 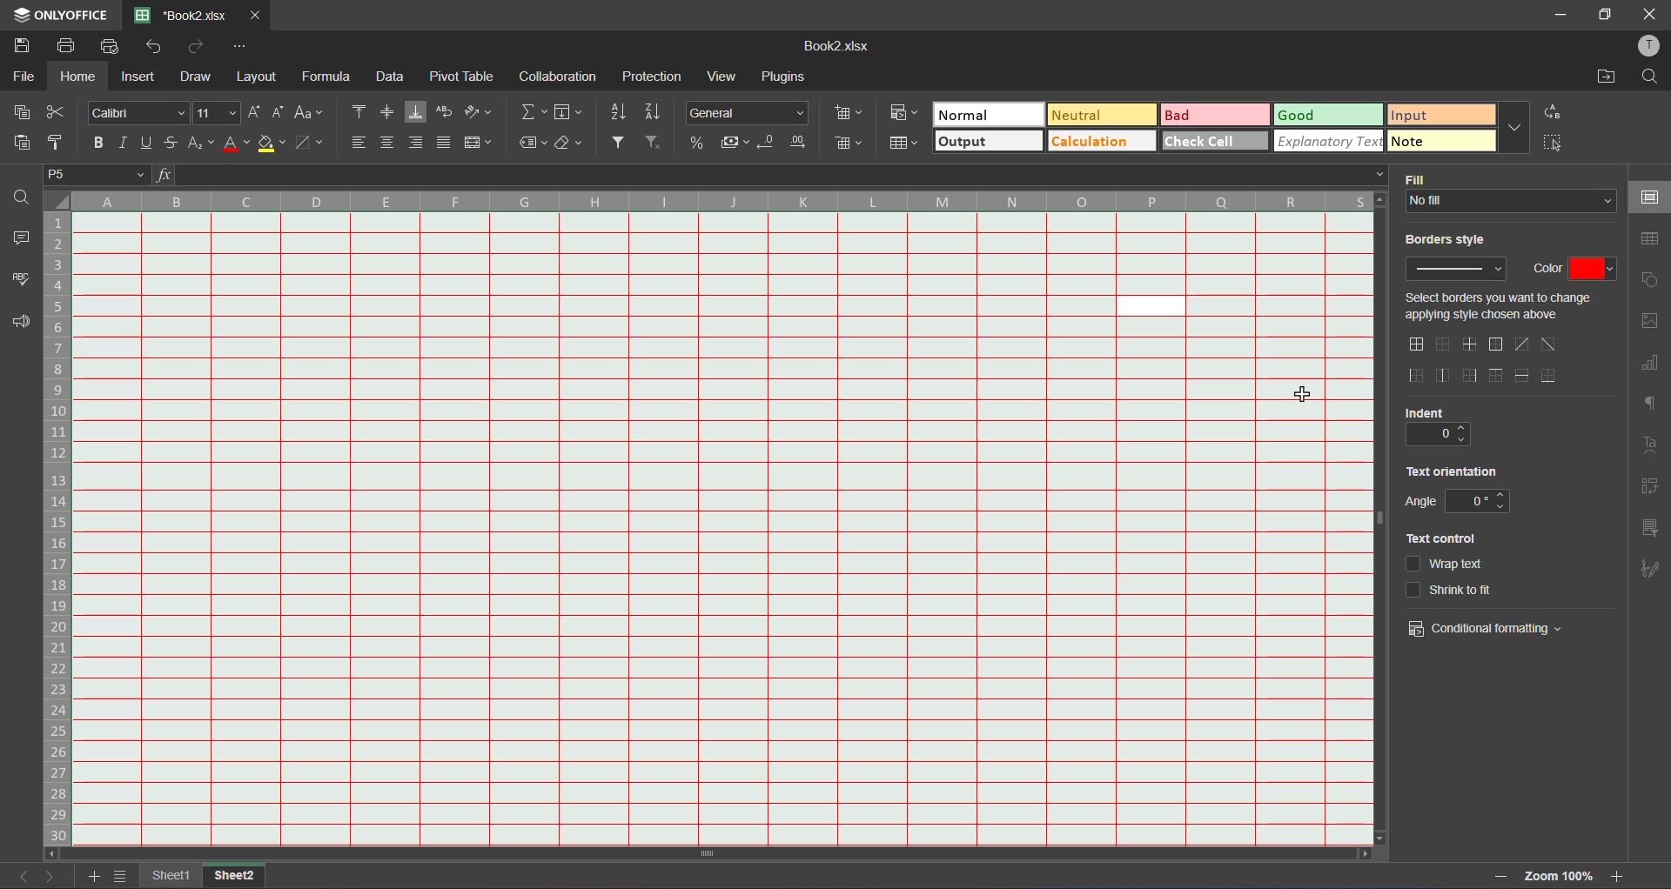 What do you see at coordinates (653, 79) in the screenshot?
I see `protection` at bounding box center [653, 79].